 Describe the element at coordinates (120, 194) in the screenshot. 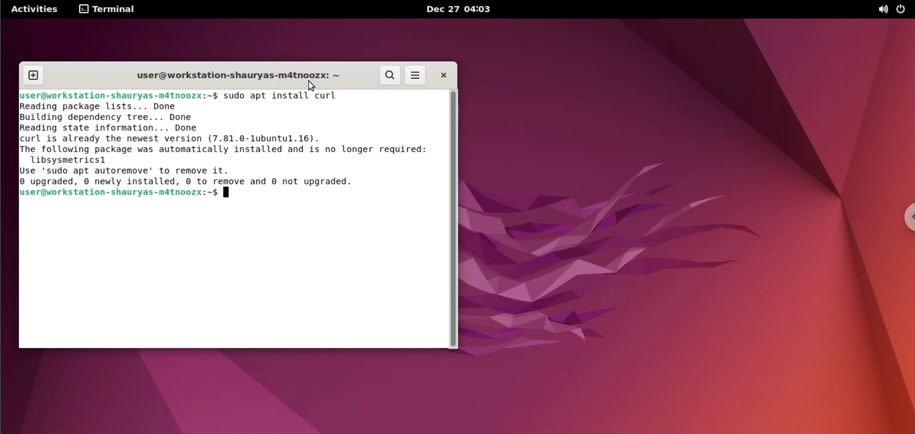

I see `user@workstation-shauryas-m4tnoozx:-$` at that location.